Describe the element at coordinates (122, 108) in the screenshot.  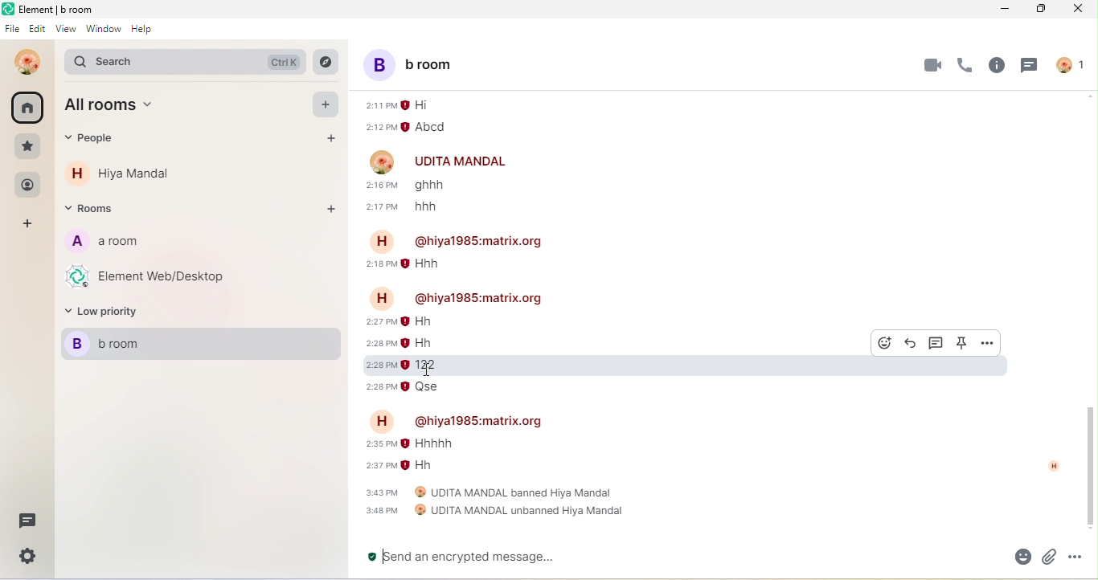
I see `all room` at that location.